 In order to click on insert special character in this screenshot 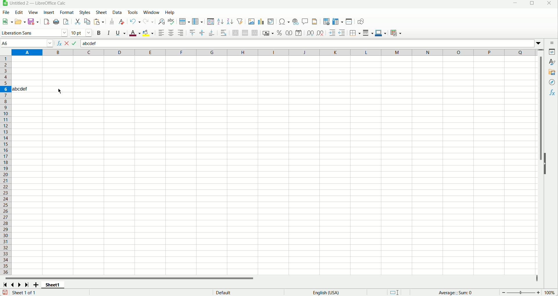, I will do `click(284, 21)`.